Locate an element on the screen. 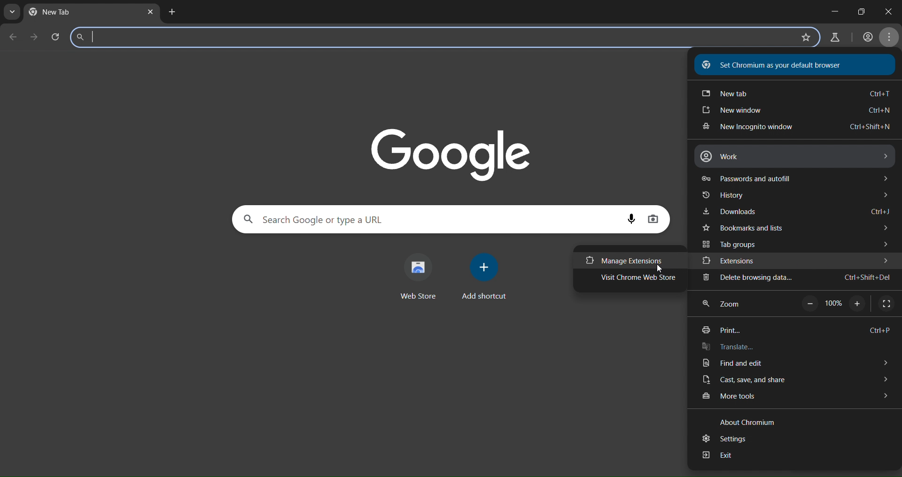 The width and height of the screenshot is (902, 477). history is located at coordinates (797, 196).